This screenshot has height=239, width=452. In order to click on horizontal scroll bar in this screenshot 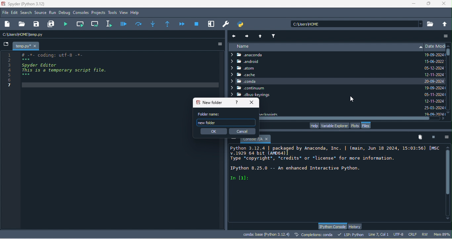, I will do `click(351, 119)`.